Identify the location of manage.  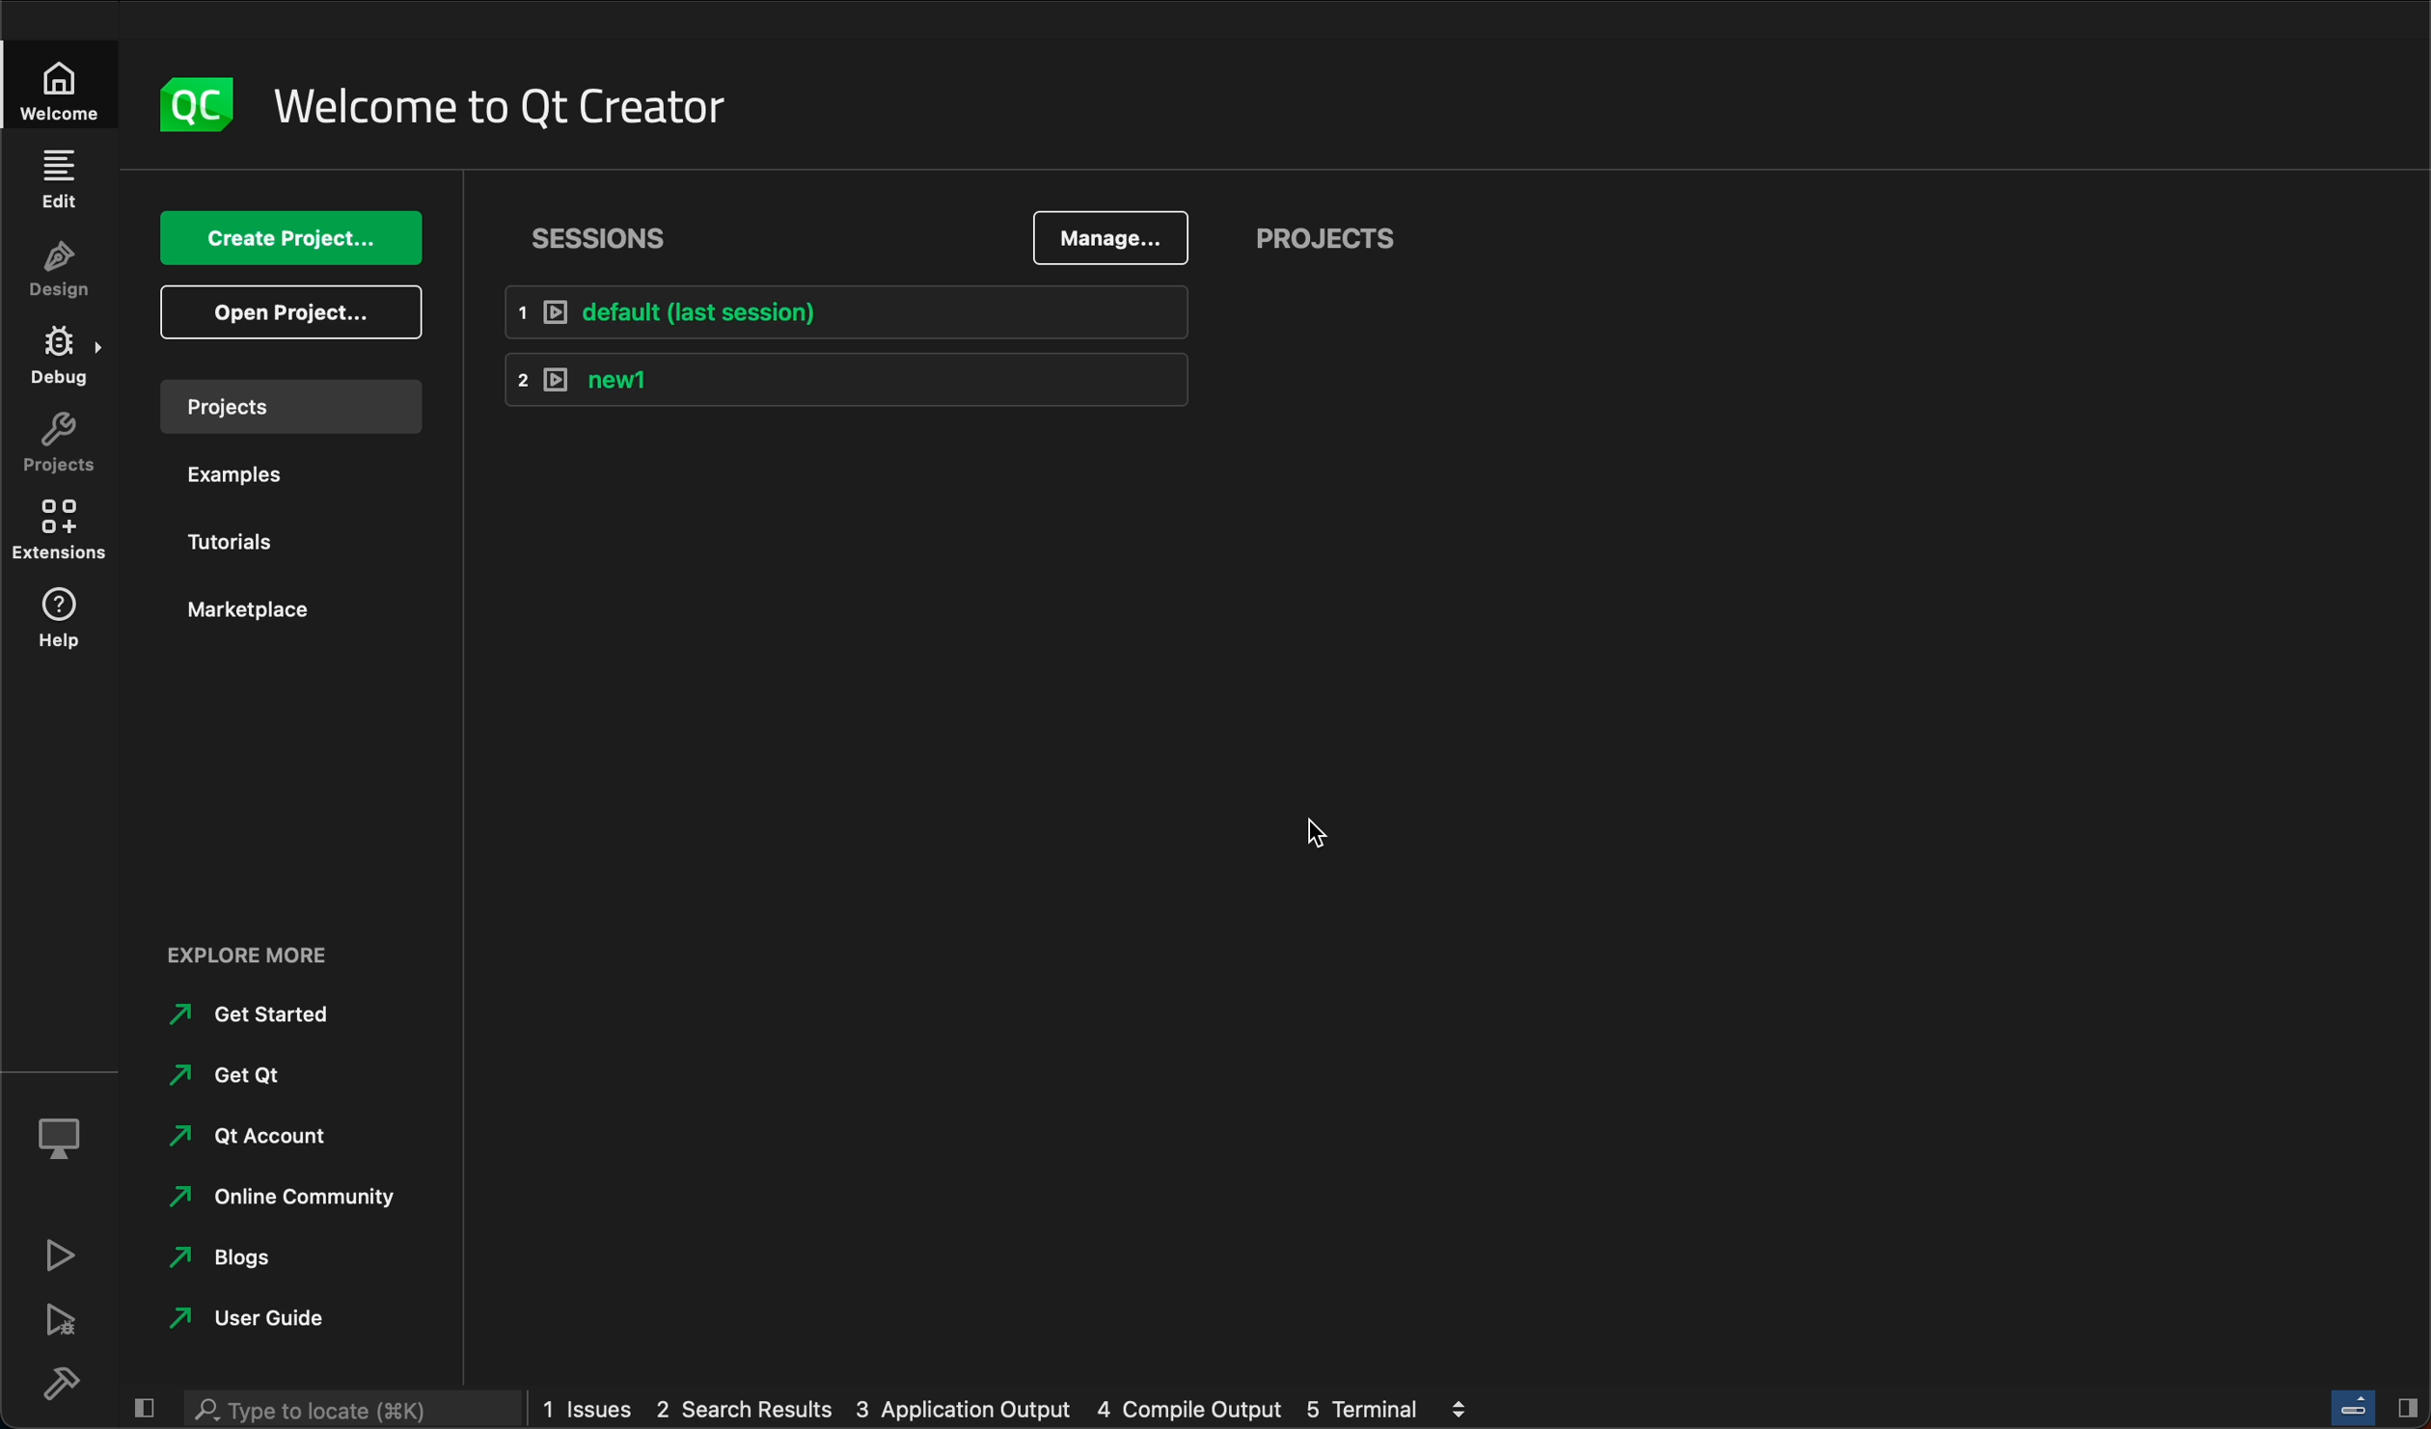
(1111, 234).